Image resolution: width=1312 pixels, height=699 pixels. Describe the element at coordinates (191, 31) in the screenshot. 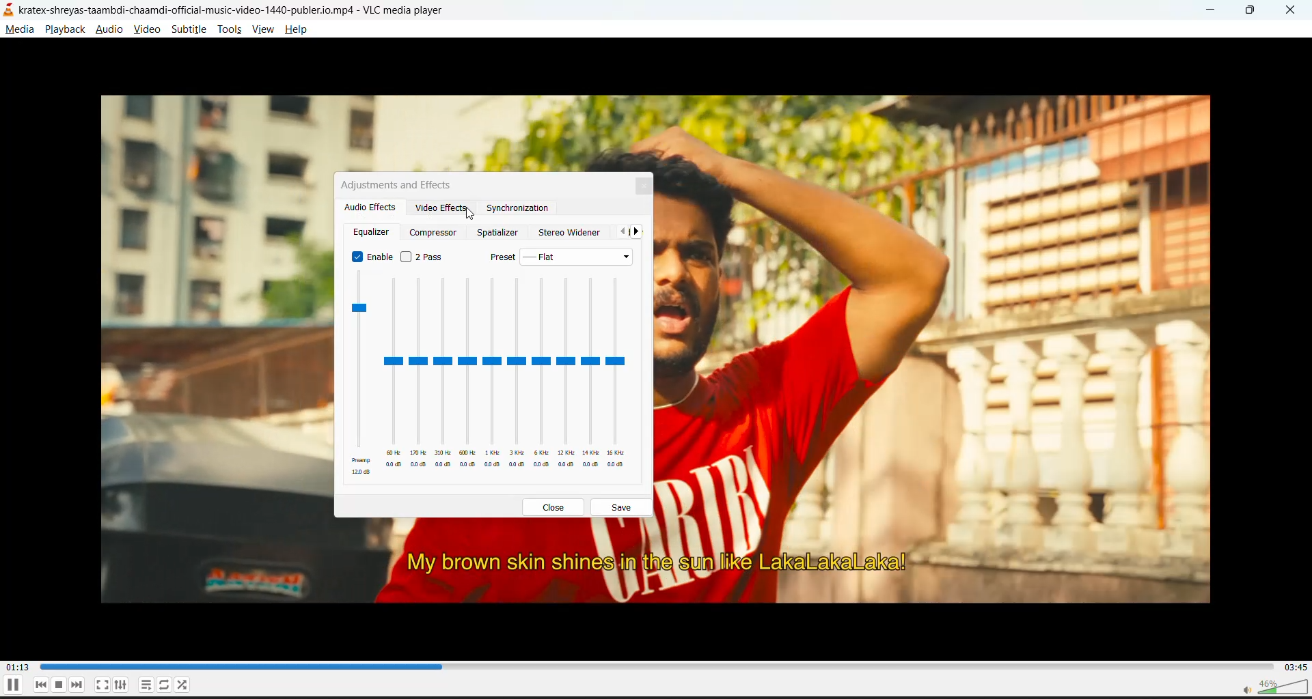

I see `subtitle` at that location.